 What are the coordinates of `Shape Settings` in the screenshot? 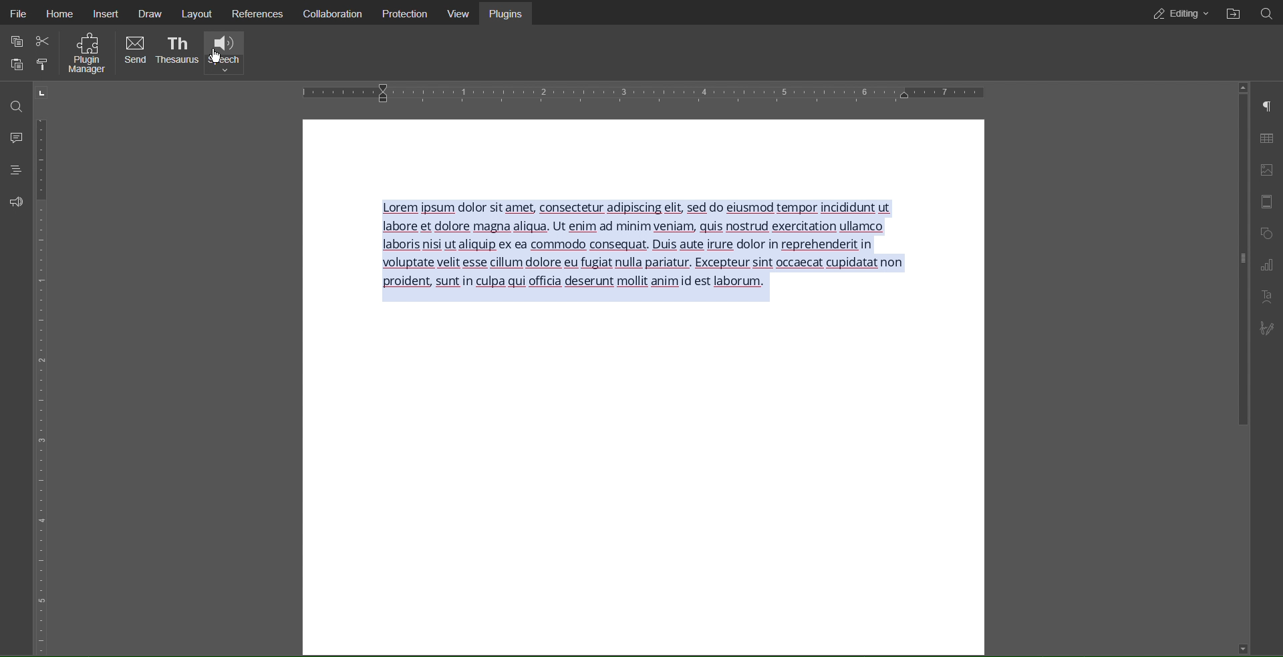 It's located at (1268, 233).